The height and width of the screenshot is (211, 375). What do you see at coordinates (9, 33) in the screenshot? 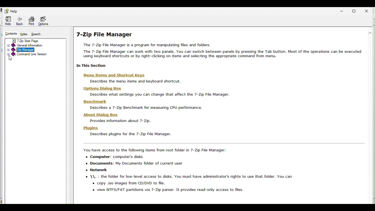
I see `Contents` at bounding box center [9, 33].